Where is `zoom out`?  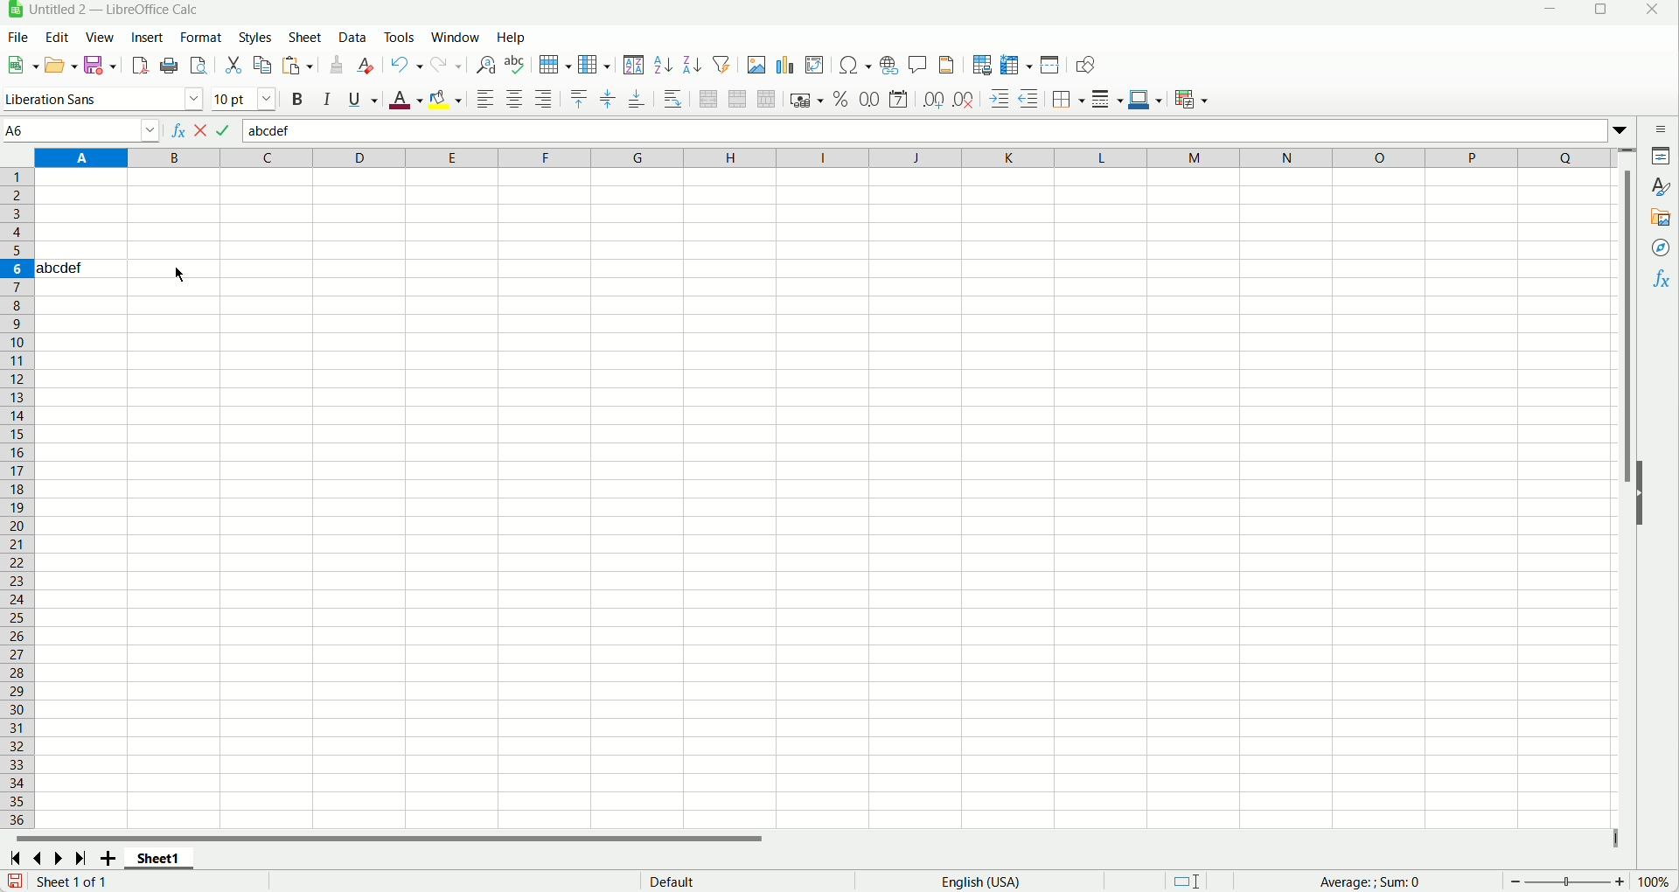
zoom out is located at coordinates (1516, 882).